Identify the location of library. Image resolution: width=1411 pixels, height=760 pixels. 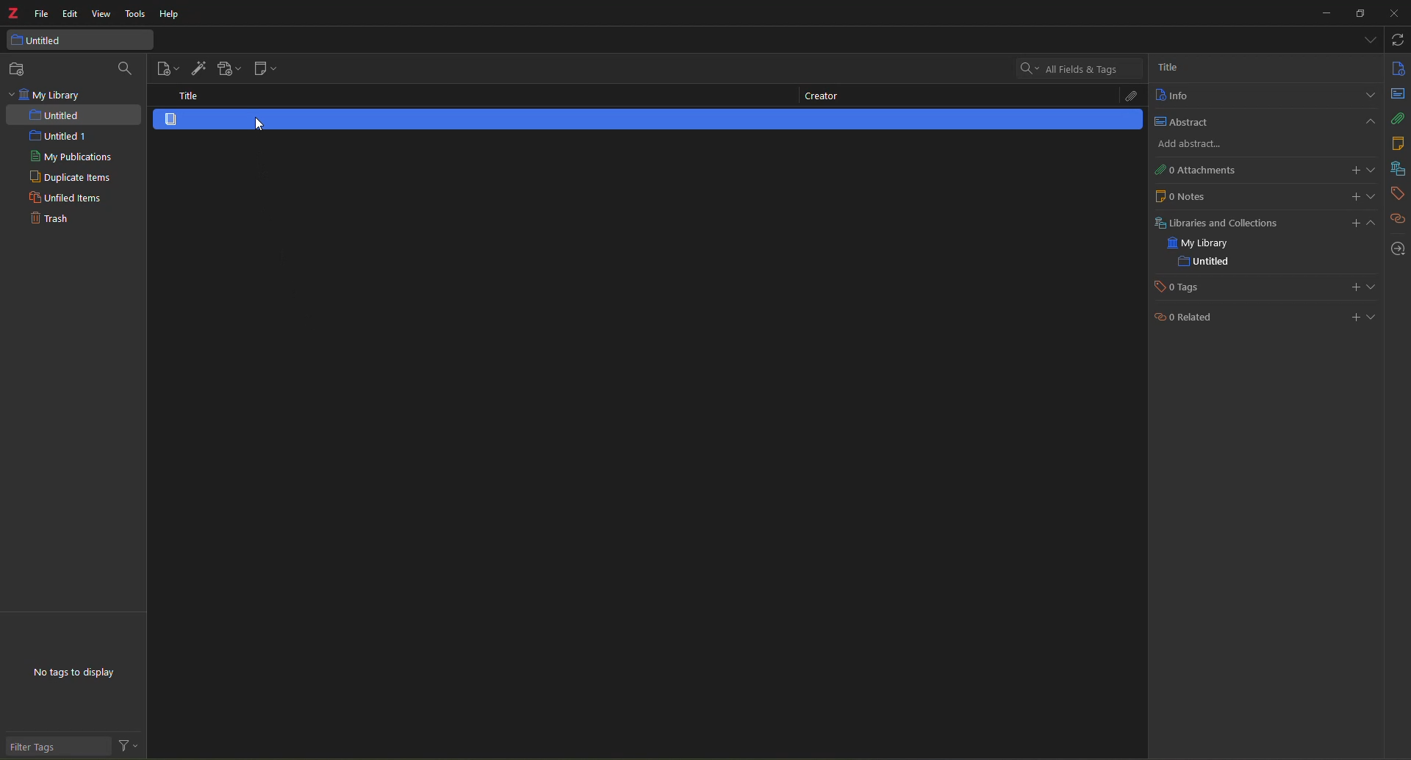
(1214, 222).